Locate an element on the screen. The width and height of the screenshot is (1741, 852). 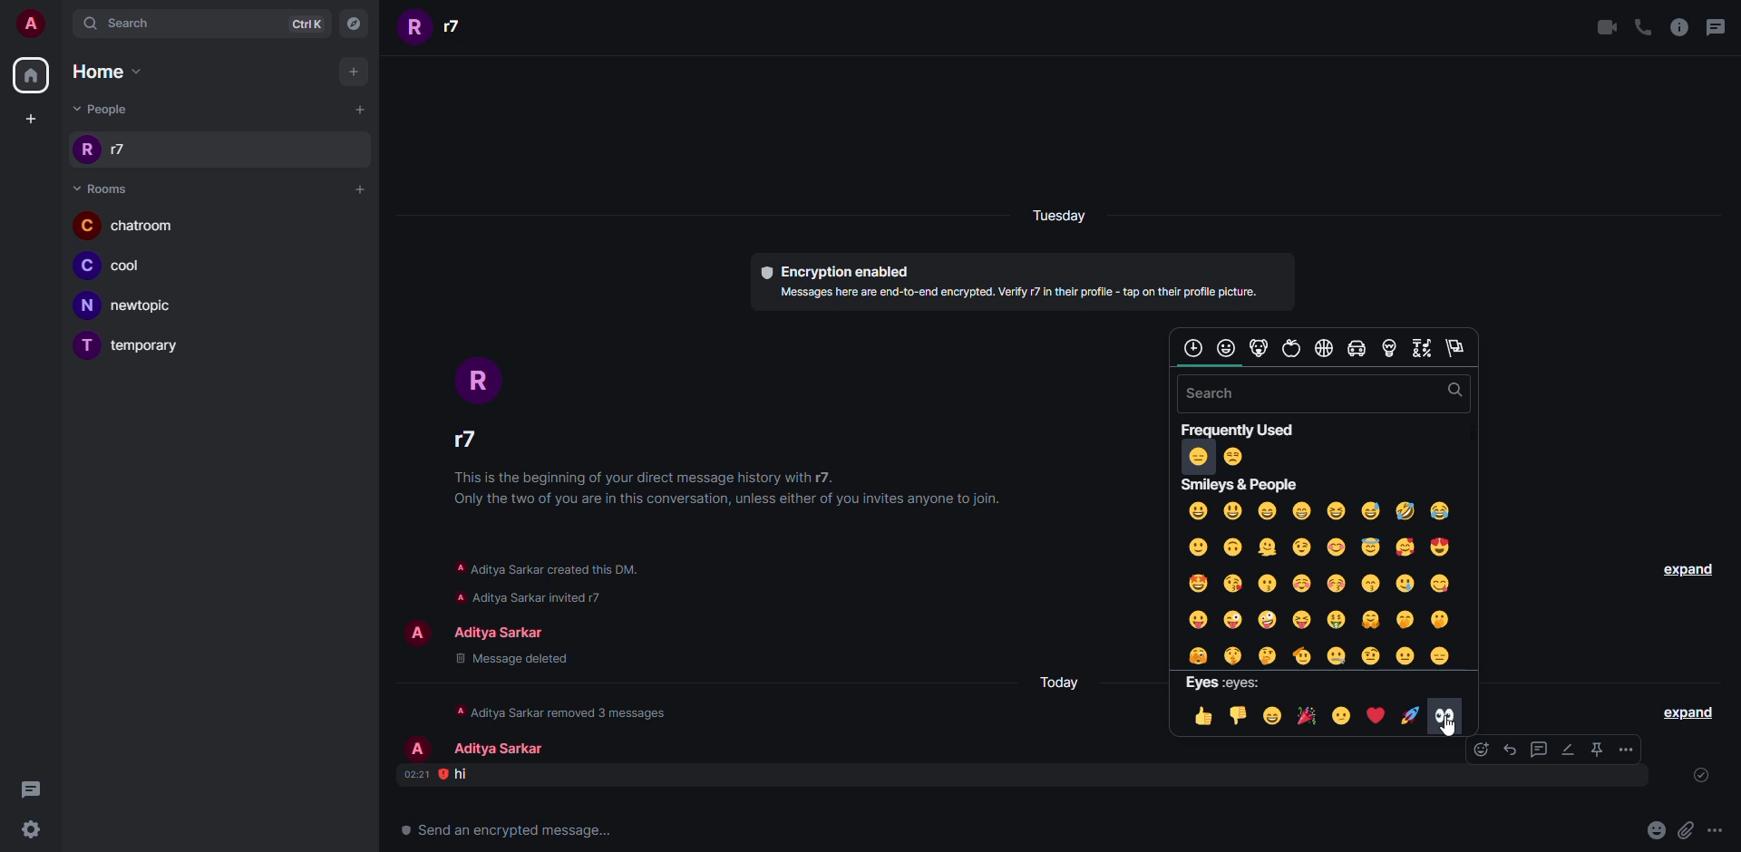
people is located at coordinates (502, 750).